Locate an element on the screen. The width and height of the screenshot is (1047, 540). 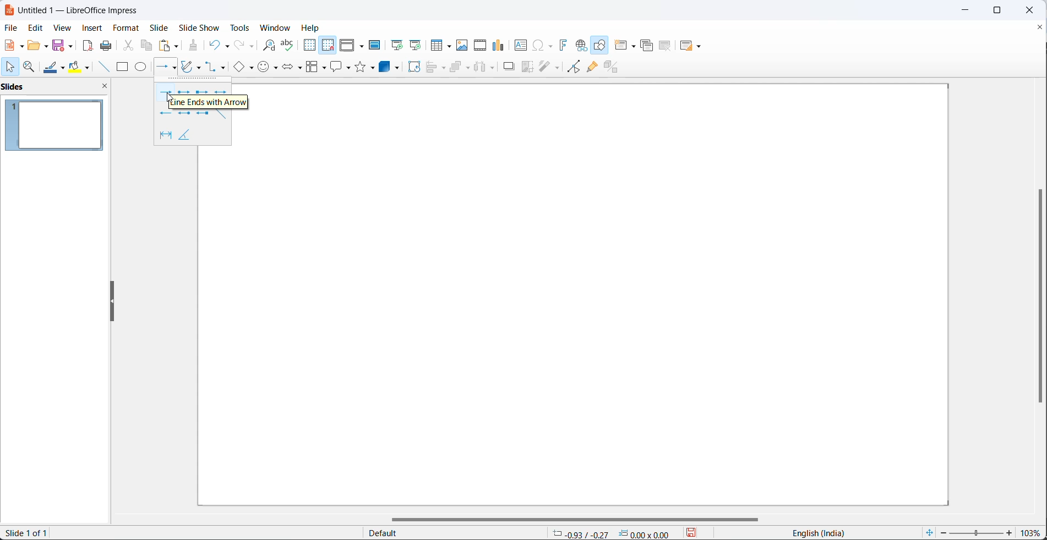
arrow pointing left with circular tail is located at coordinates (184, 114).